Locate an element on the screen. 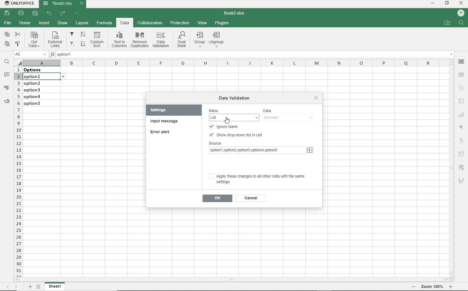  INSERT FUNCTION is located at coordinates (252, 55).